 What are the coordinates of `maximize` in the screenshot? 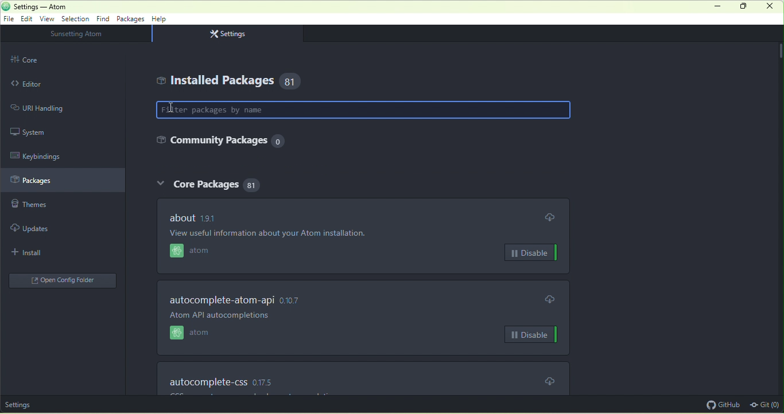 It's located at (747, 7).